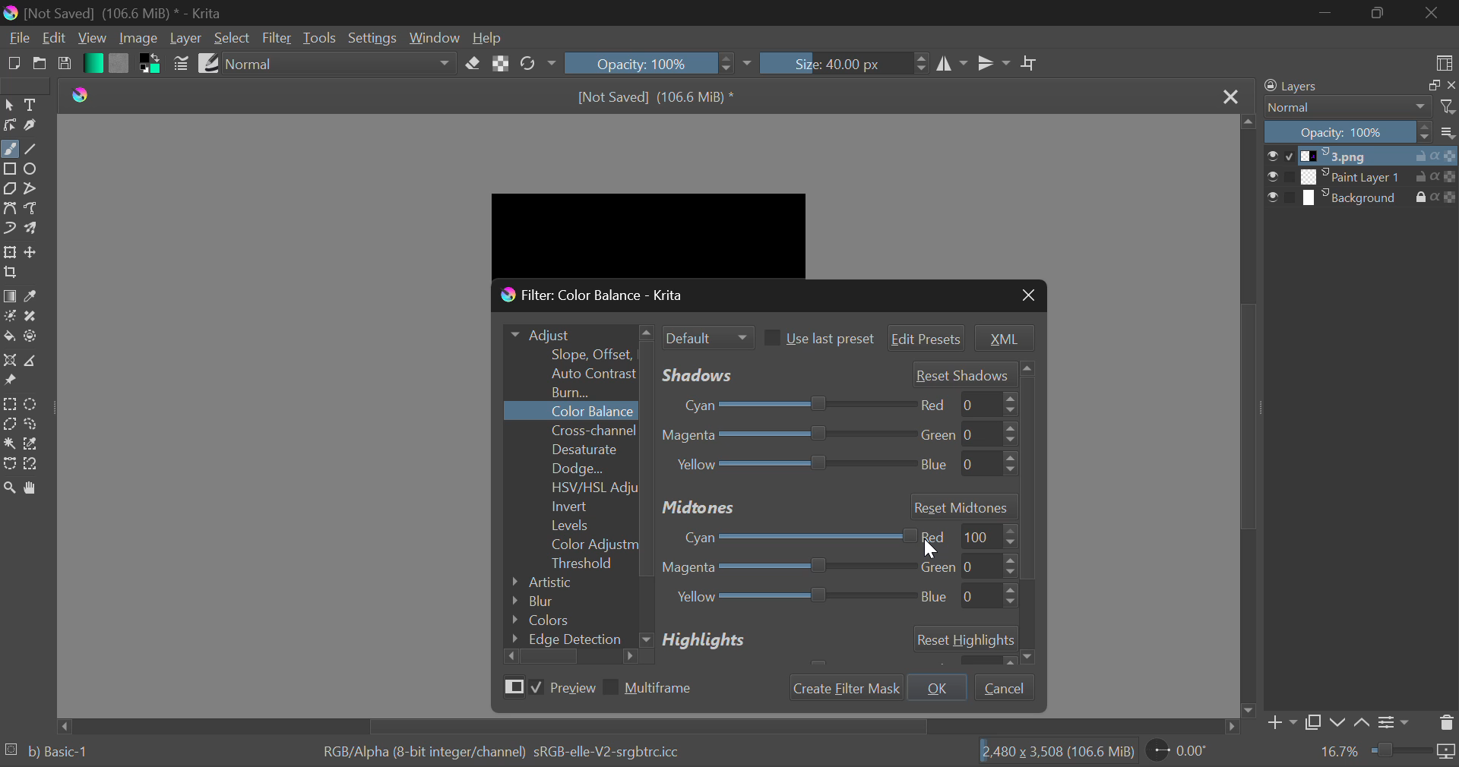 The height and width of the screenshot is (767, 1459). What do you see at coordinates (929, 546) in the screenshot?
I see `MOUSE_UP Cursor Position` at bounding box center [929, 546].